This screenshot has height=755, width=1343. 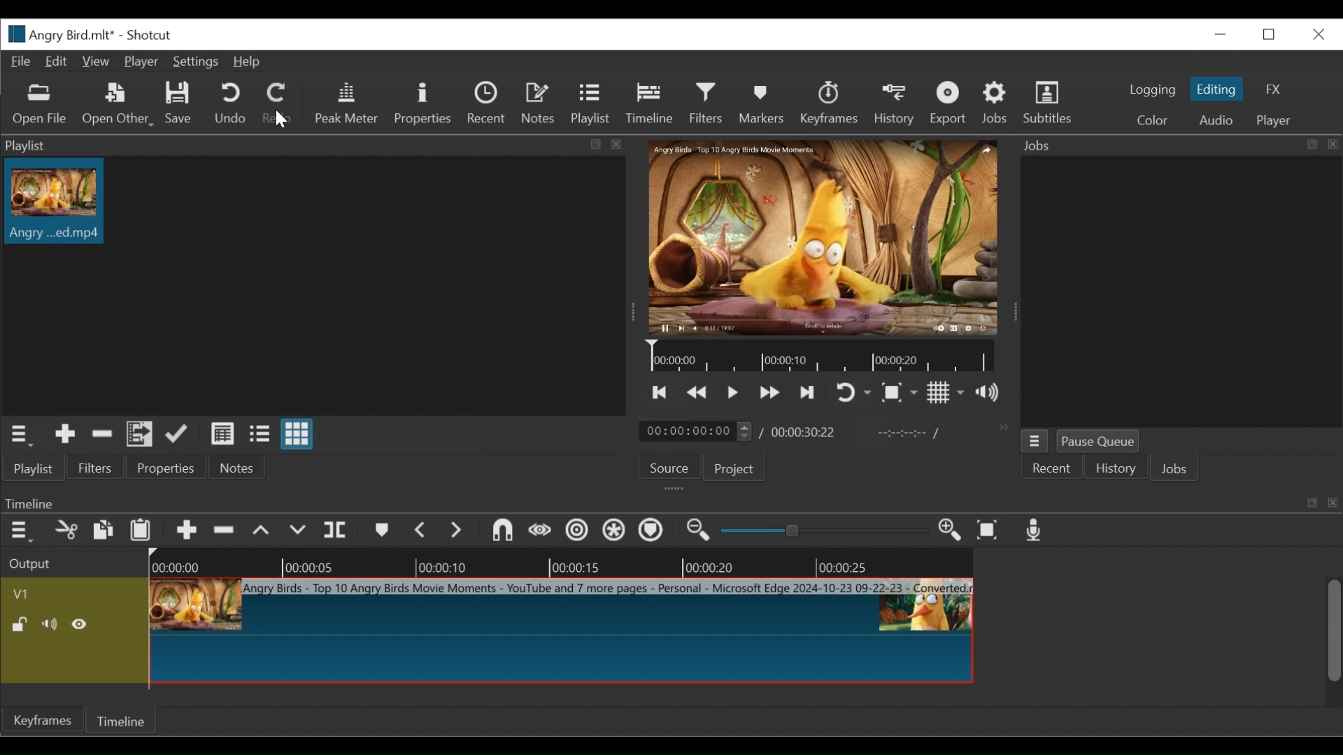 What do you see at coordinates (232, 467) in the screenshot?
I see `Notes` at bounding box center [232, 467].